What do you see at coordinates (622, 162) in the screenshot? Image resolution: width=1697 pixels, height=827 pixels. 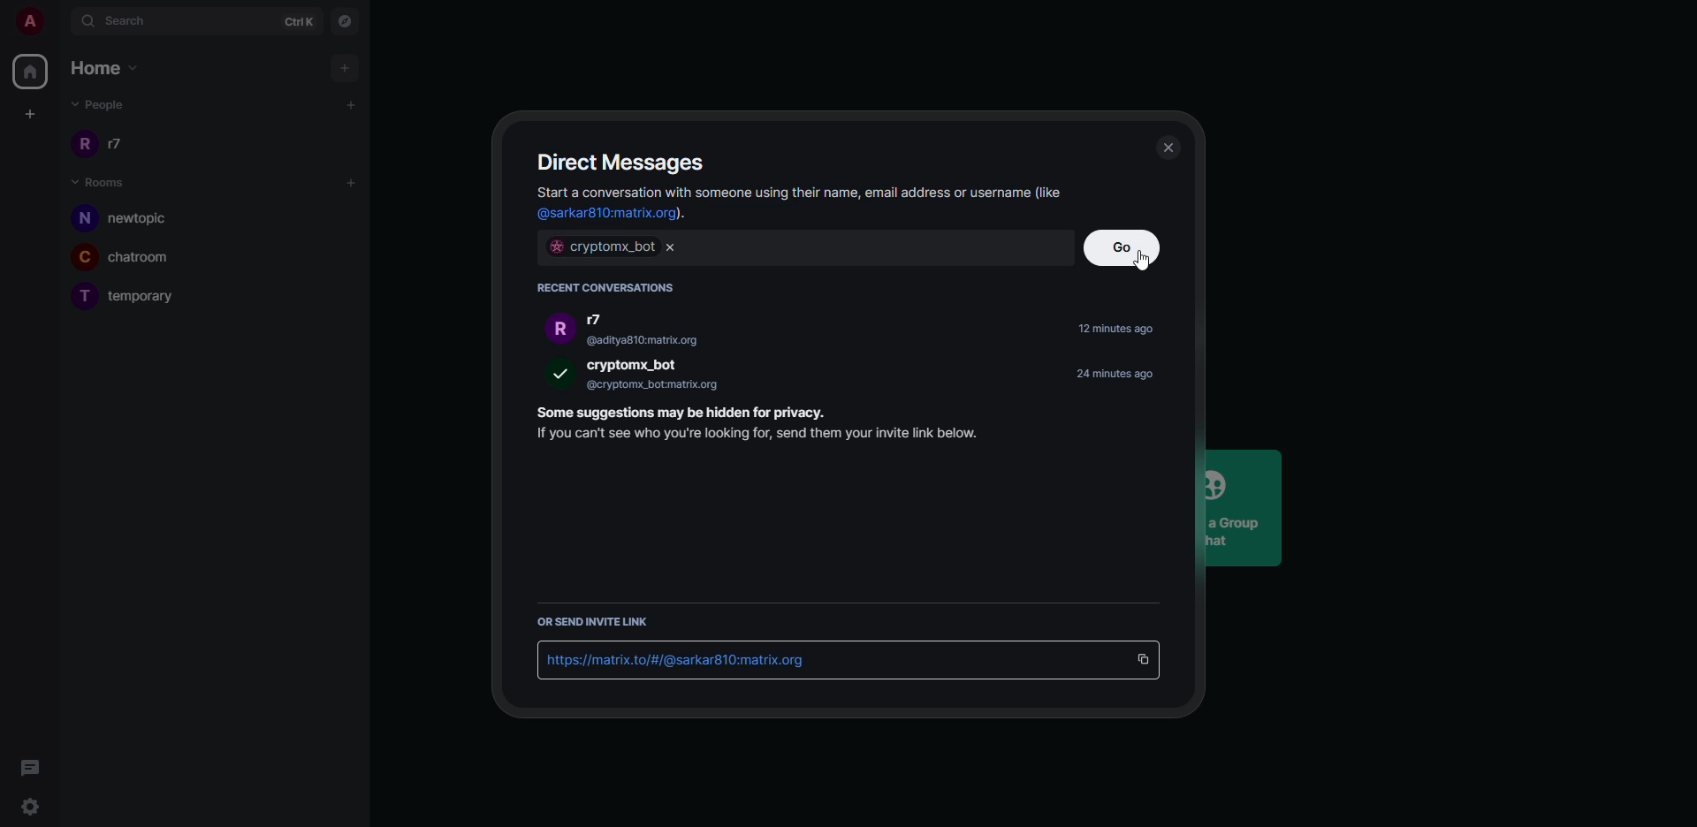 I see `direct message` at bounding box center [622, 162].